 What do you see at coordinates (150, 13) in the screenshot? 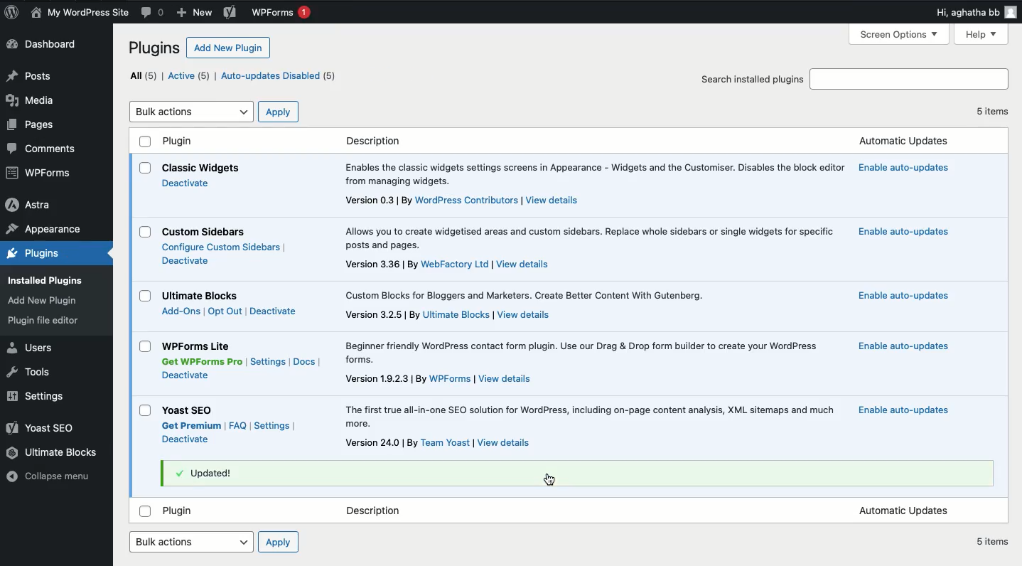
I see `Revisions` at bounding box center [150, 13].